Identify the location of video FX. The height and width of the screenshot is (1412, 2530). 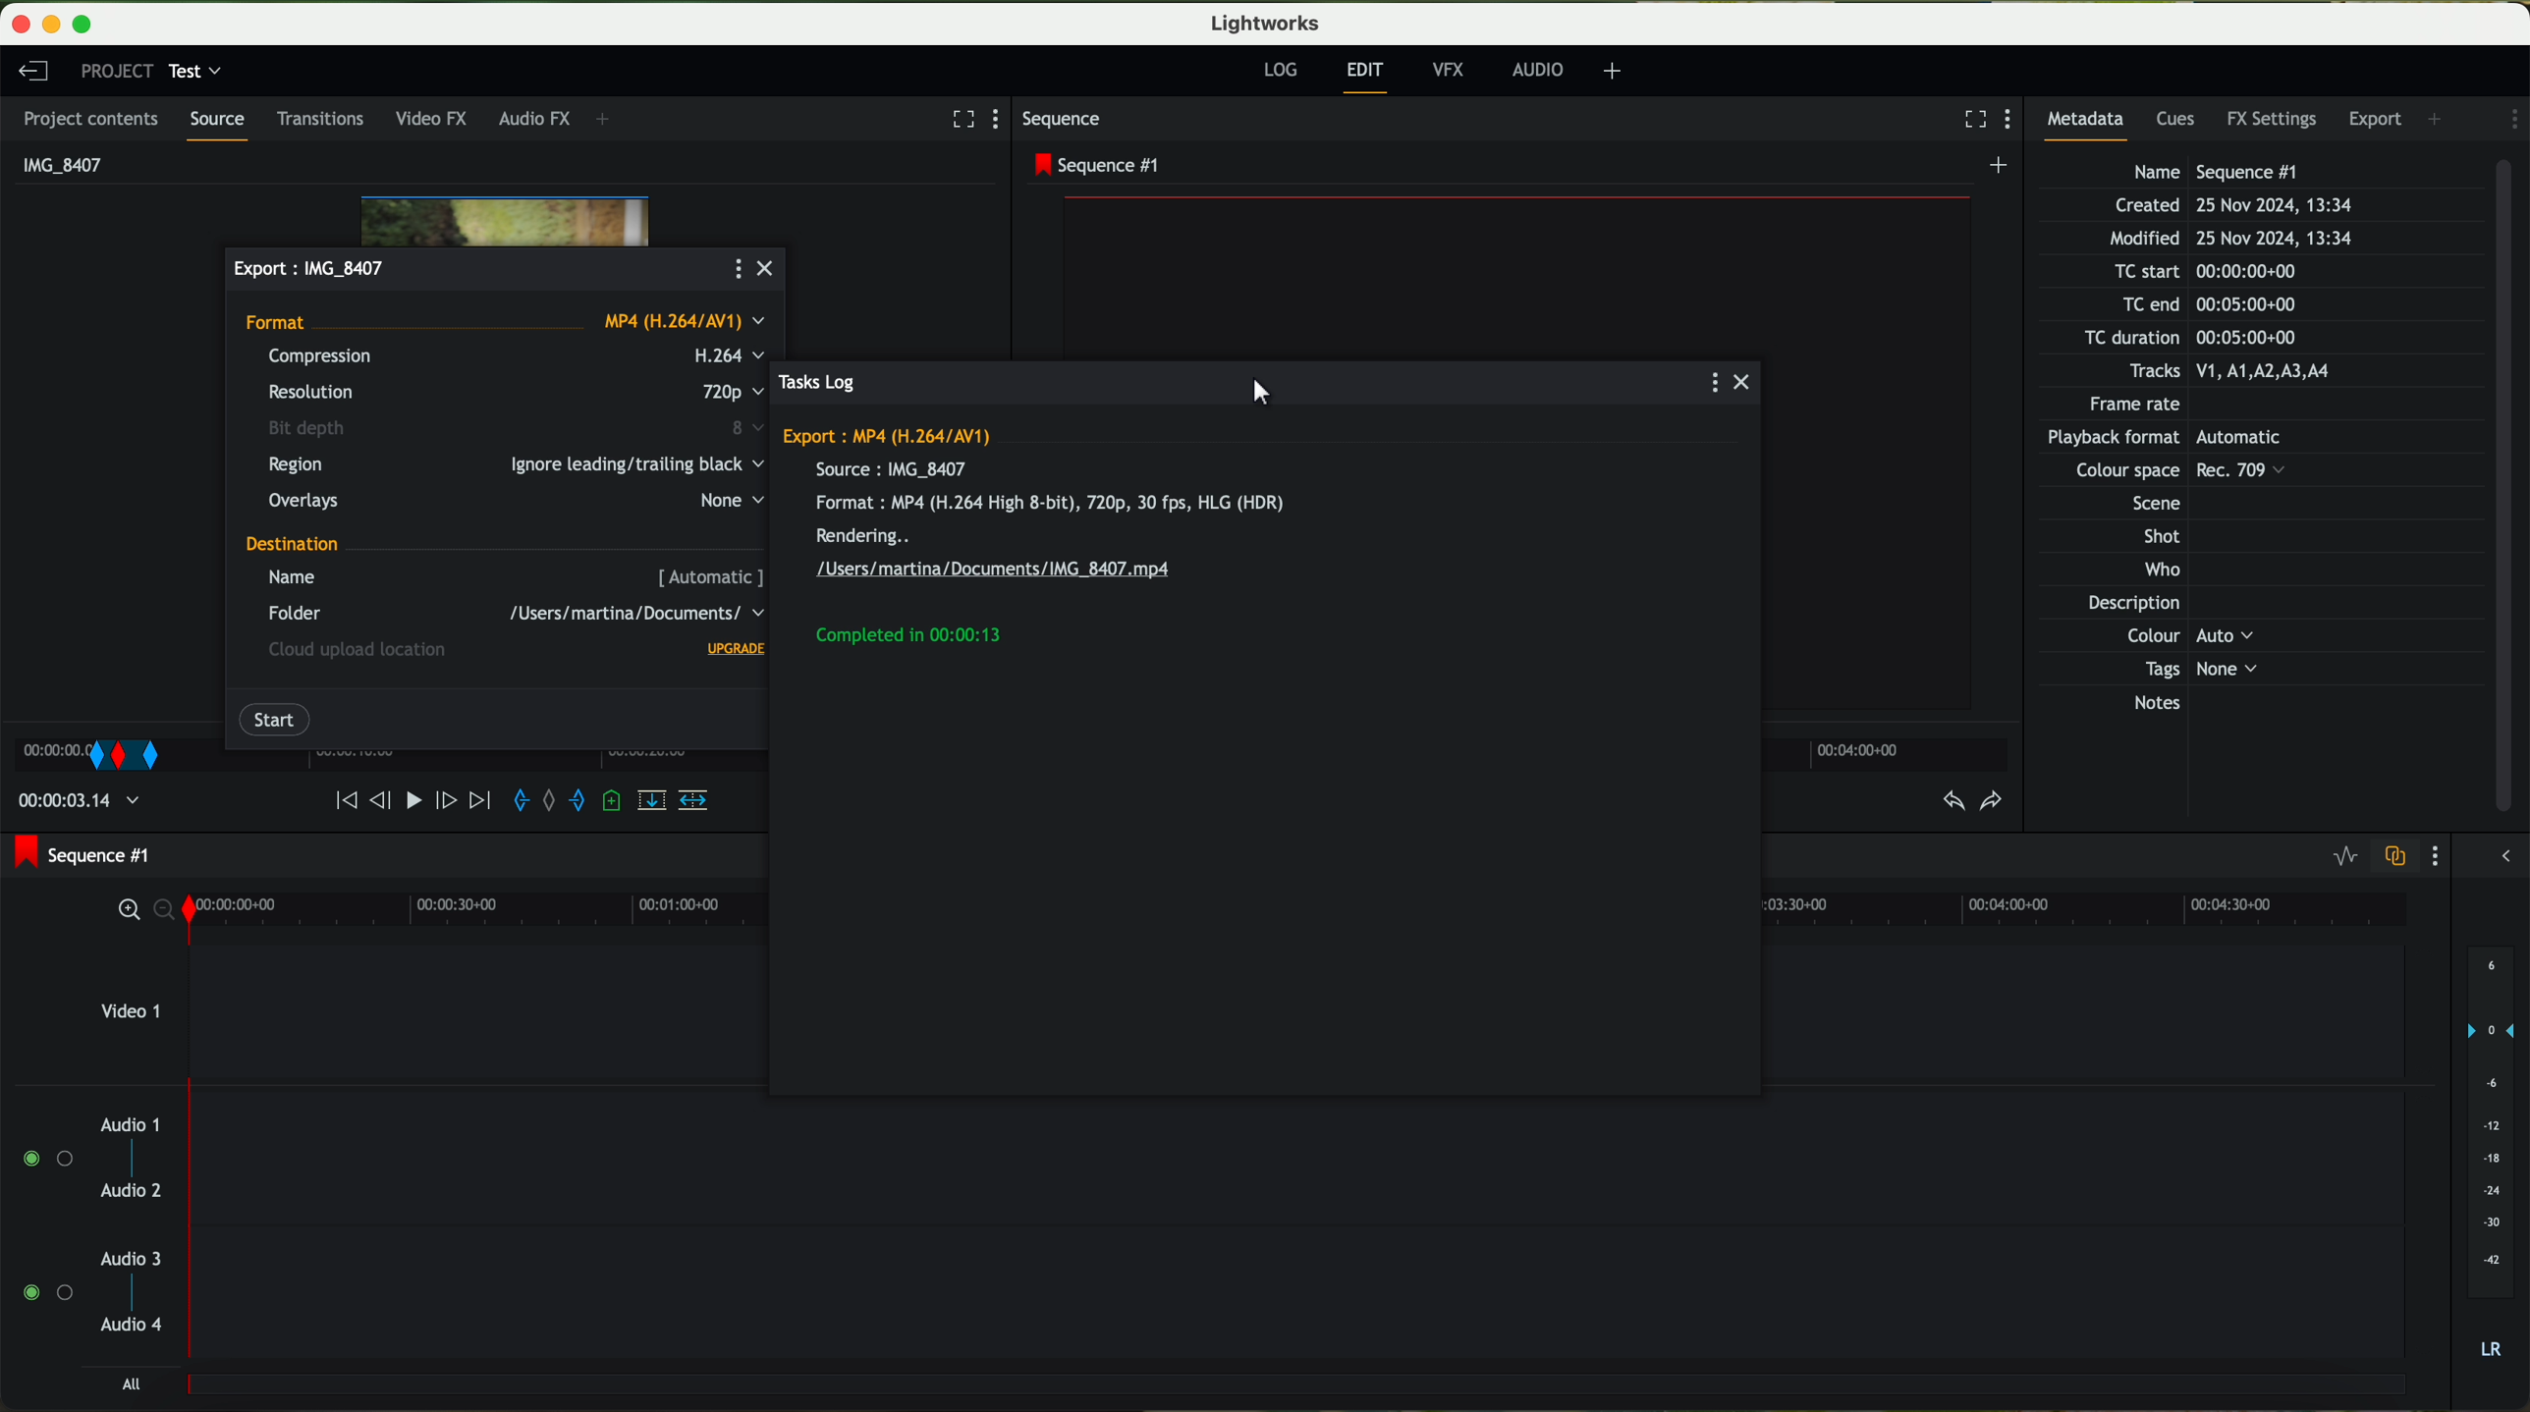
(436, 121).